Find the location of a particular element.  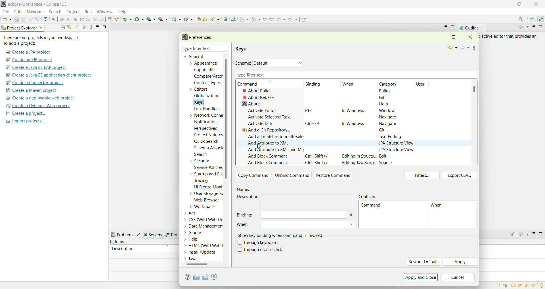

redo is located at coordinates (39, 19).